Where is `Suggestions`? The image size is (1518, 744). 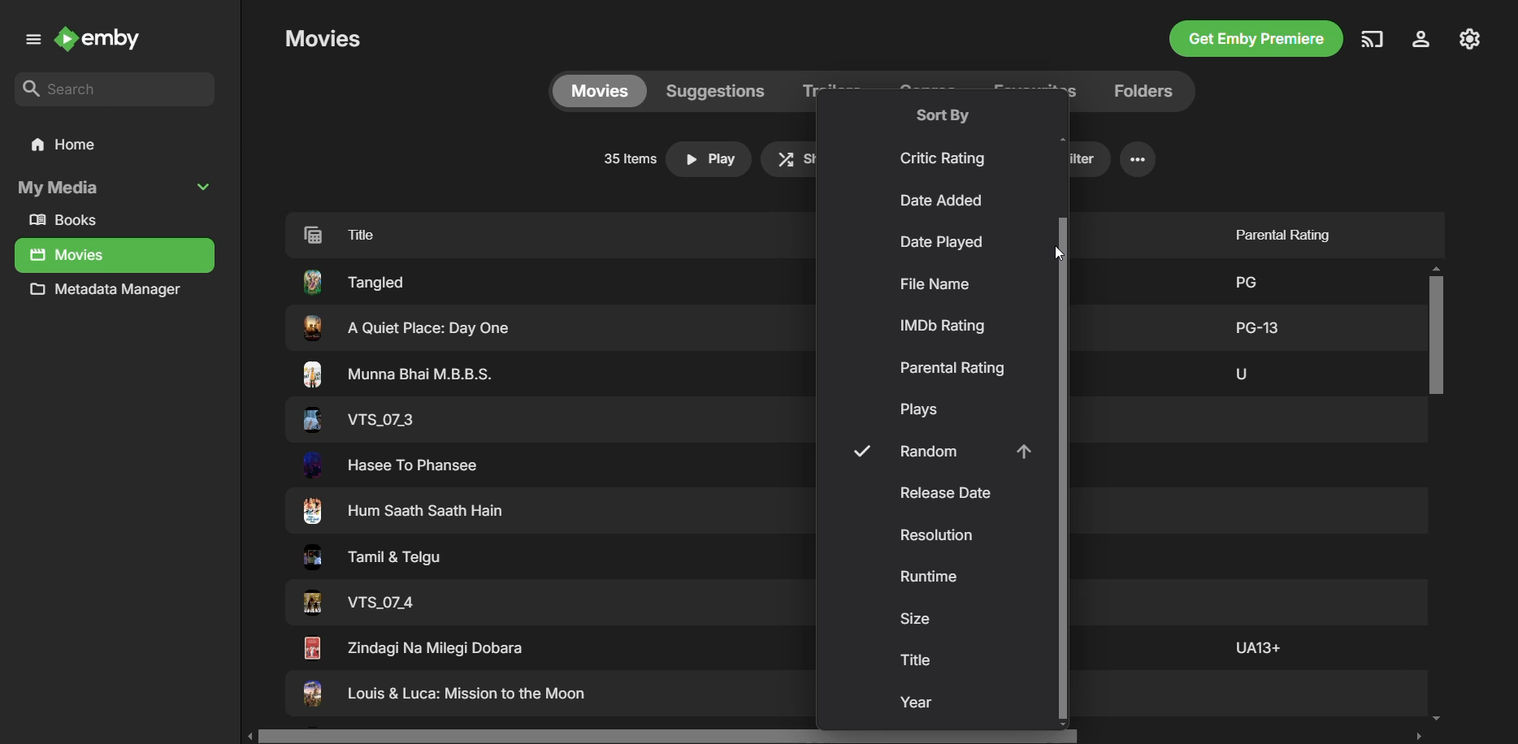 Suggestions is located at coordinates (714, 90).